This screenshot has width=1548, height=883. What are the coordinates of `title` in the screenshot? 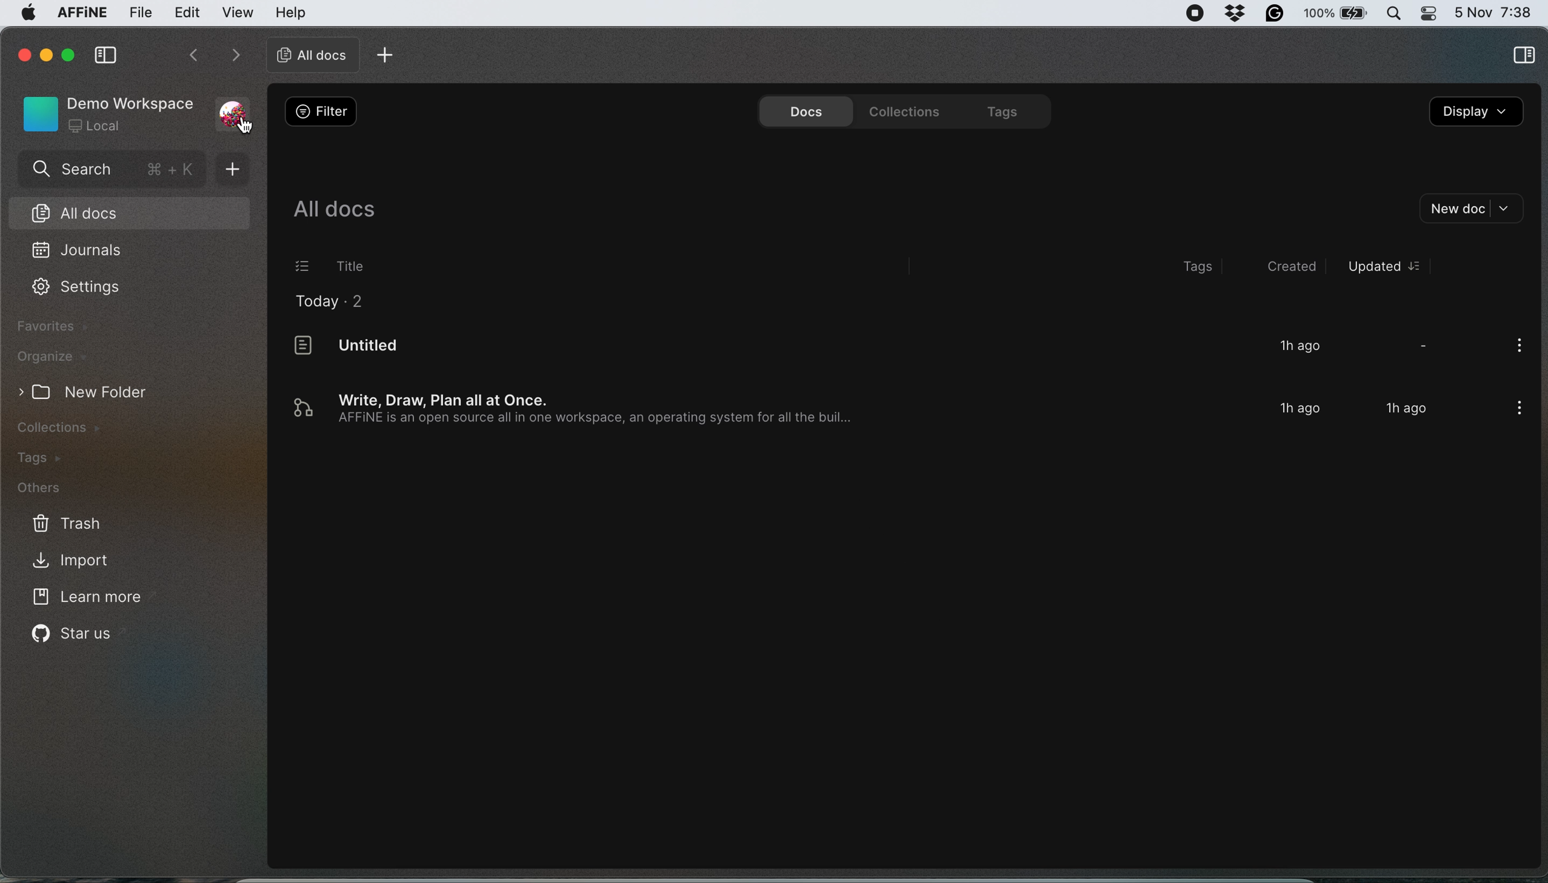 It's located at (334, 266).